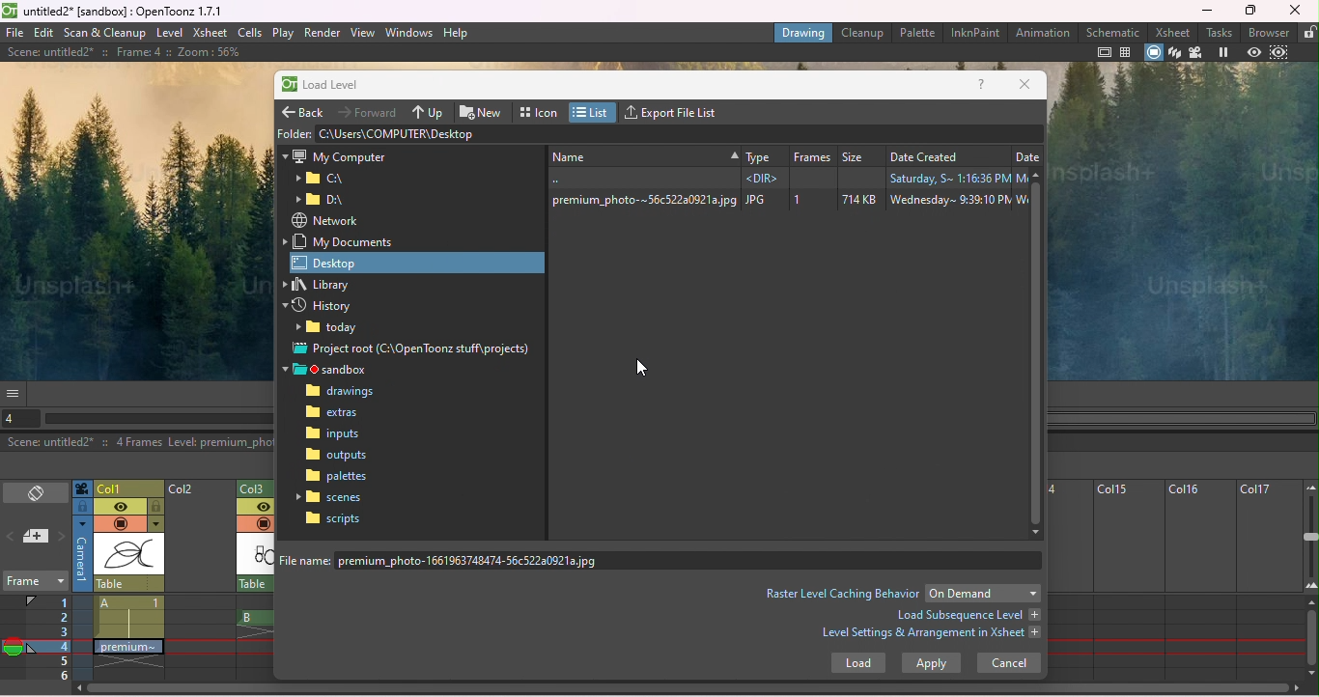 The width and height of the screenshot is (1319, 697). What do you see at coordinates (1183, 223) in the screenshot?
I see `background image` at bounding box center [1183, 223].